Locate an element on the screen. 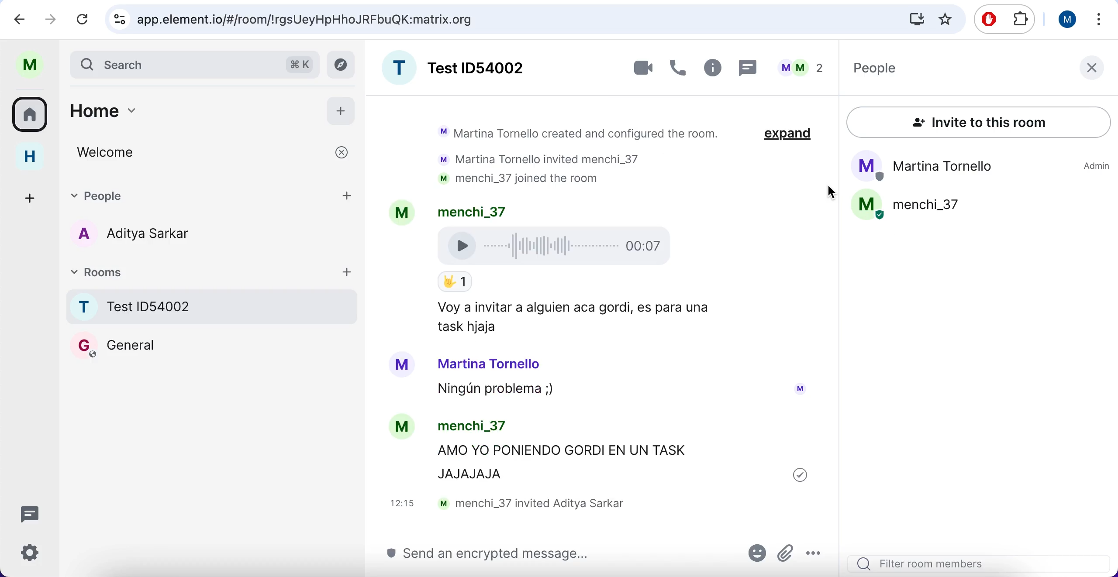 This screenshot has height=577, width=1118. menchi_37 is located at coordinates (480, 213).